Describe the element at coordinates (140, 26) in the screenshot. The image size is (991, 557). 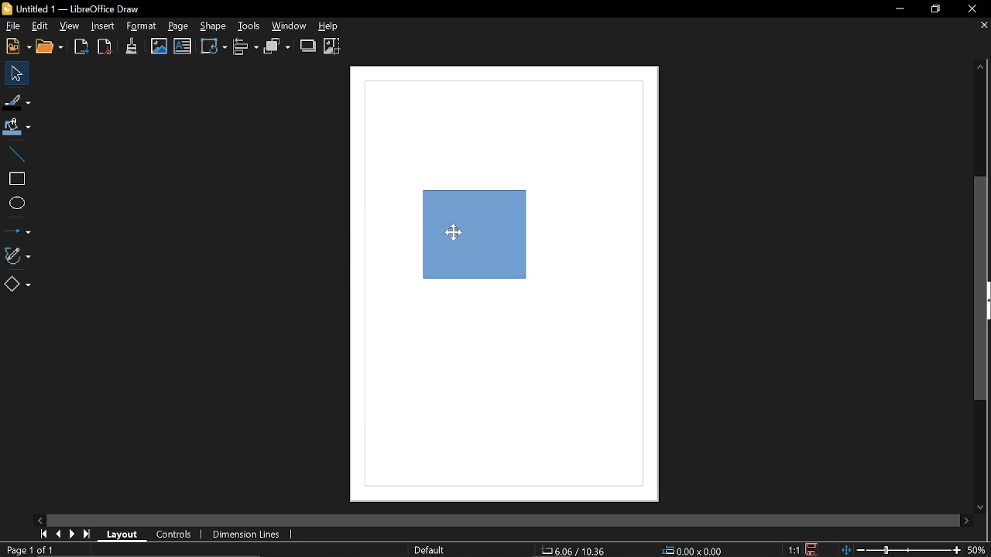
I see `Format` at that location.